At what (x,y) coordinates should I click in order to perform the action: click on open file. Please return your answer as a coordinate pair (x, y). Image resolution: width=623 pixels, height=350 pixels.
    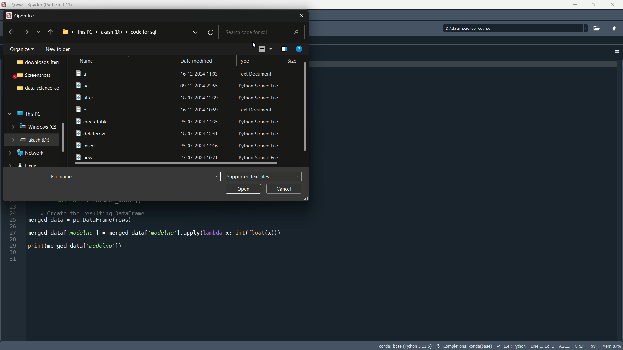
    Looking at the image, I should click on (26, 16).